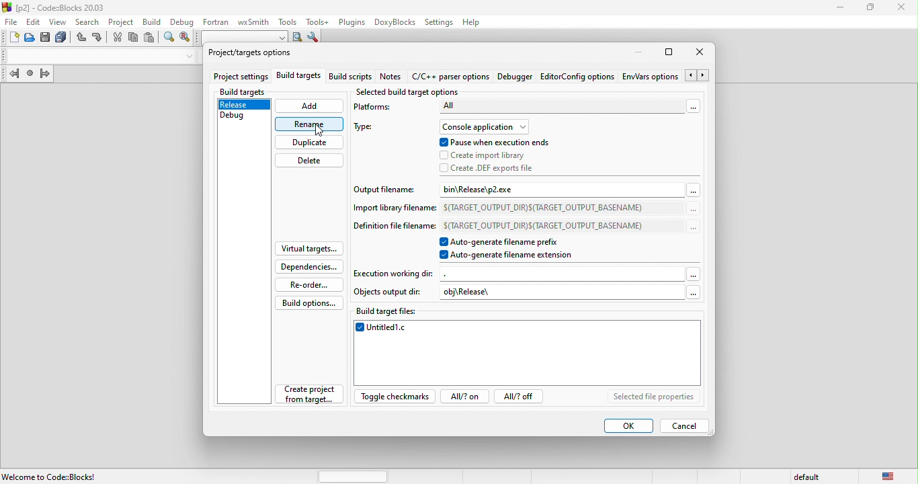  What do you see at coordinates (487, 156) in the screenshot?
I see `create import library` at bounding box center [487, 156].